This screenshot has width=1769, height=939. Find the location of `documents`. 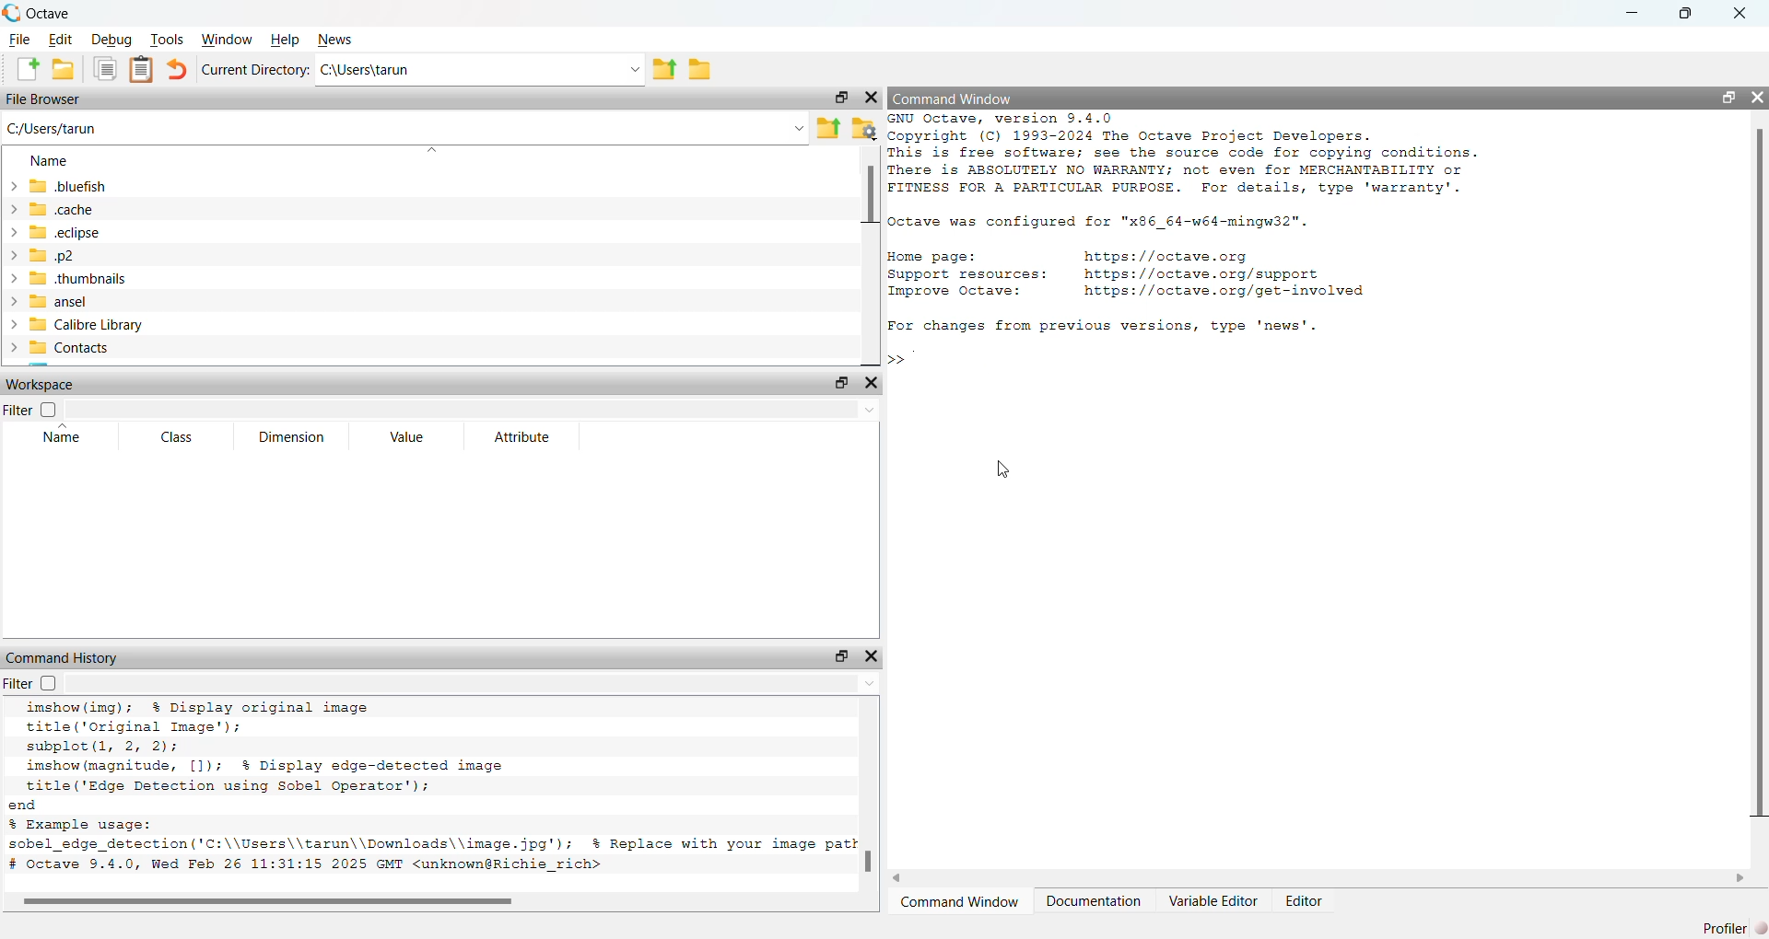

documents is located at coordinates (106, 70).